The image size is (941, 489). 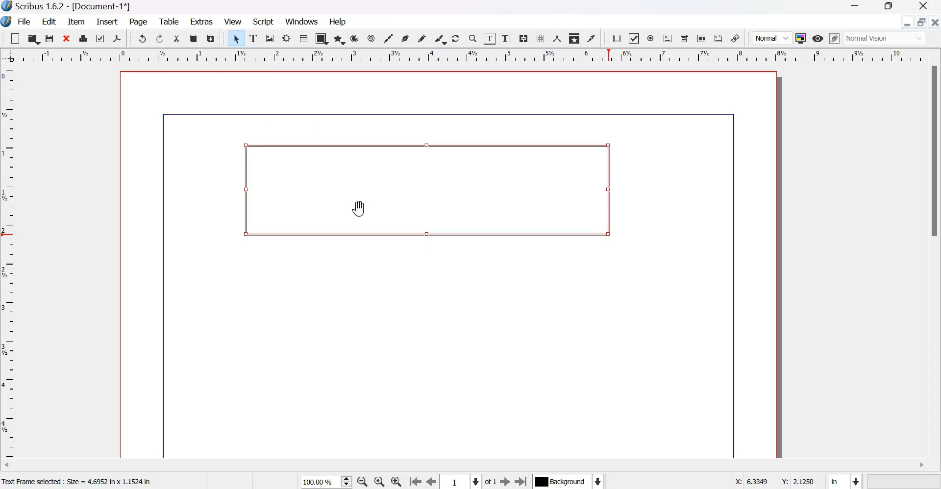 What do you see at coordinates (718, 38) in the screenshot?
I see `Text Annotation` at bounding box center [718, 38].